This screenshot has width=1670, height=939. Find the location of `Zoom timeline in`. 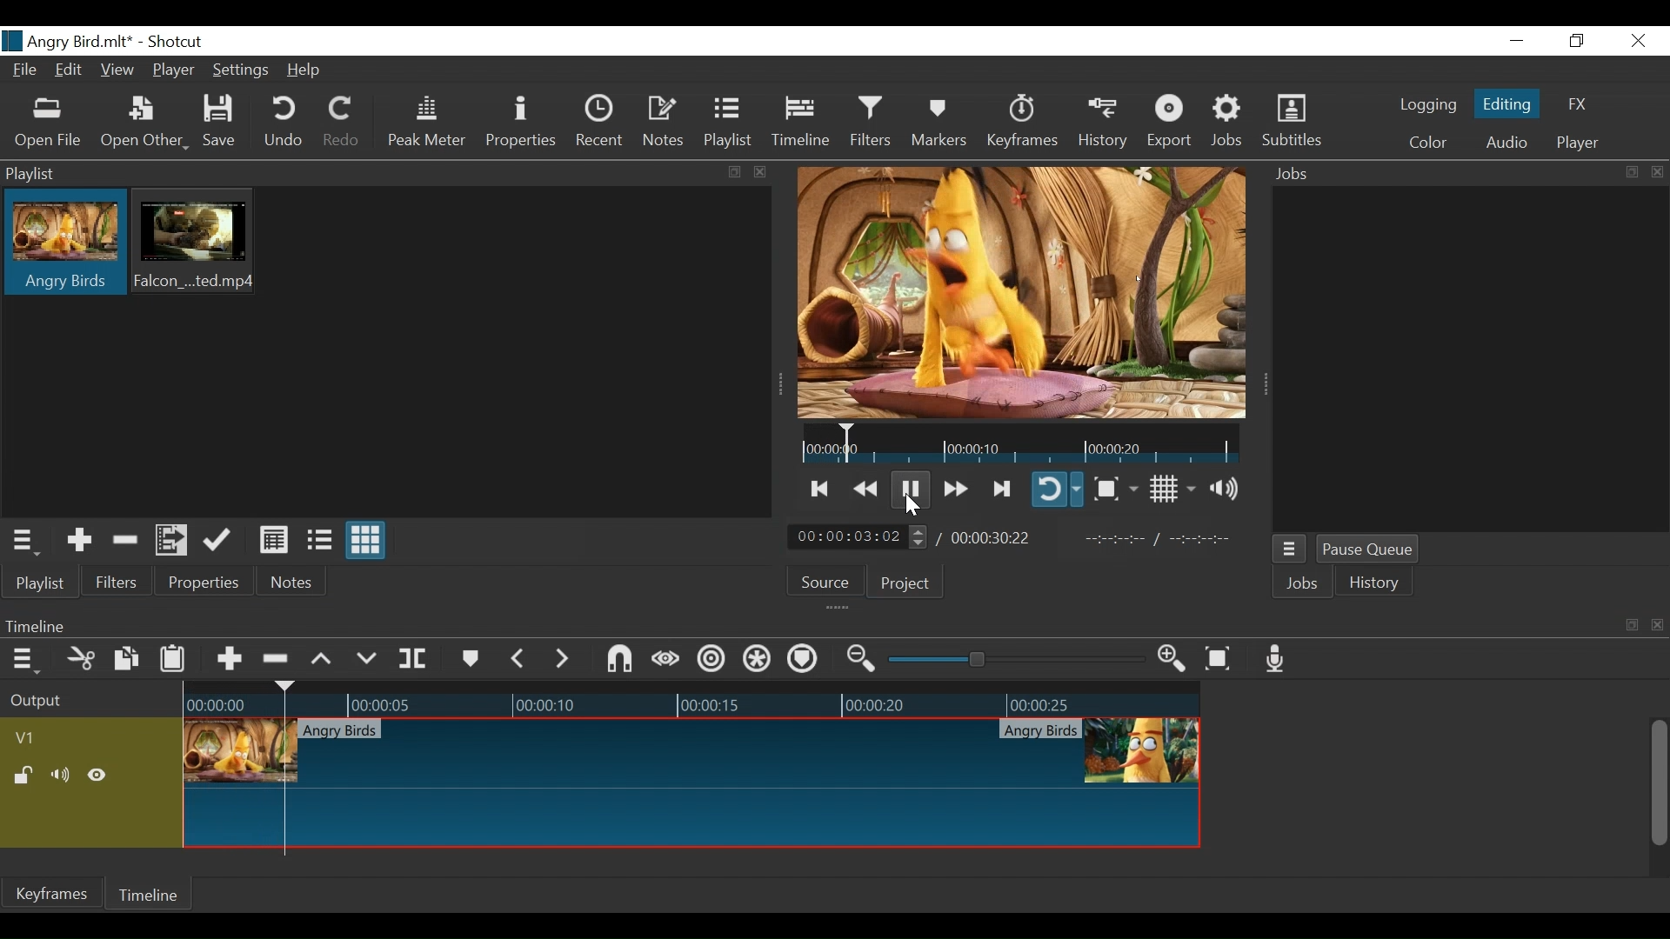

Zoom timeline in is located at coordinates (1172, 661).